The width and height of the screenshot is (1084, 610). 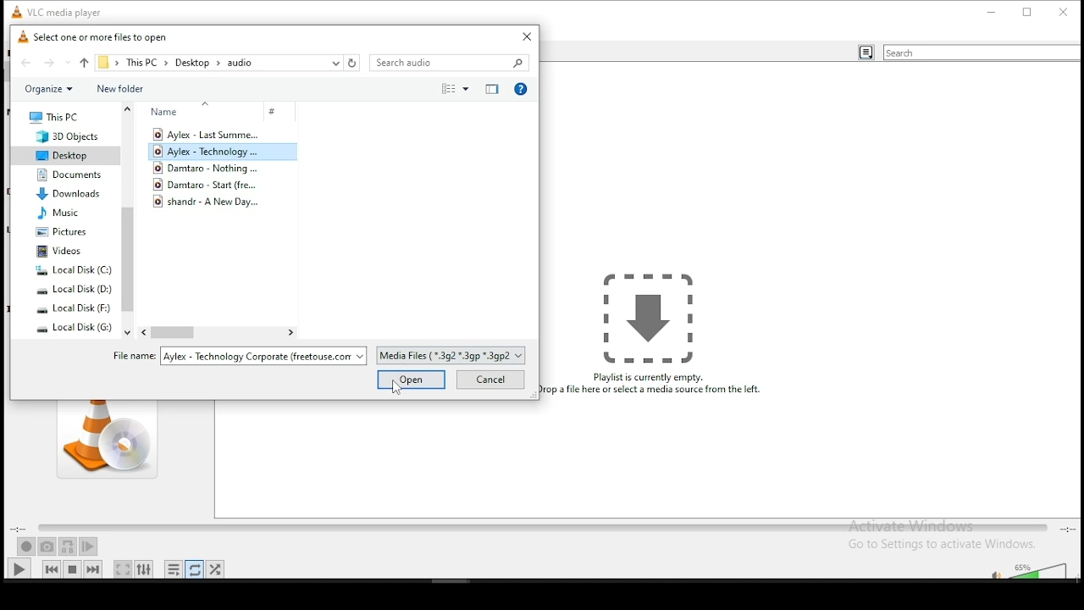 What do you see at coordinates (412, 380) in the screenshot?
I see `open` at bounding box center [412, 380].